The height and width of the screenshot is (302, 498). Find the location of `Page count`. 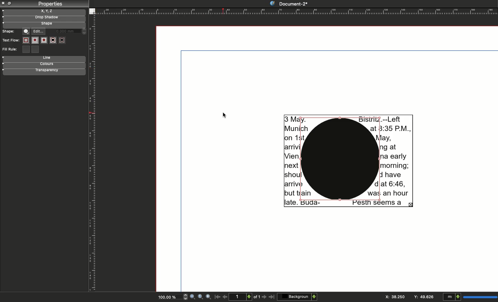

Page count is located at coordinates (245, 296).